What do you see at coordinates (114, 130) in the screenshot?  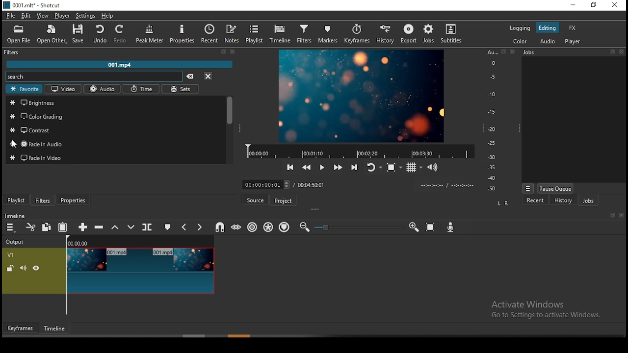 I see `contrast` at bounding box center [114, 130].